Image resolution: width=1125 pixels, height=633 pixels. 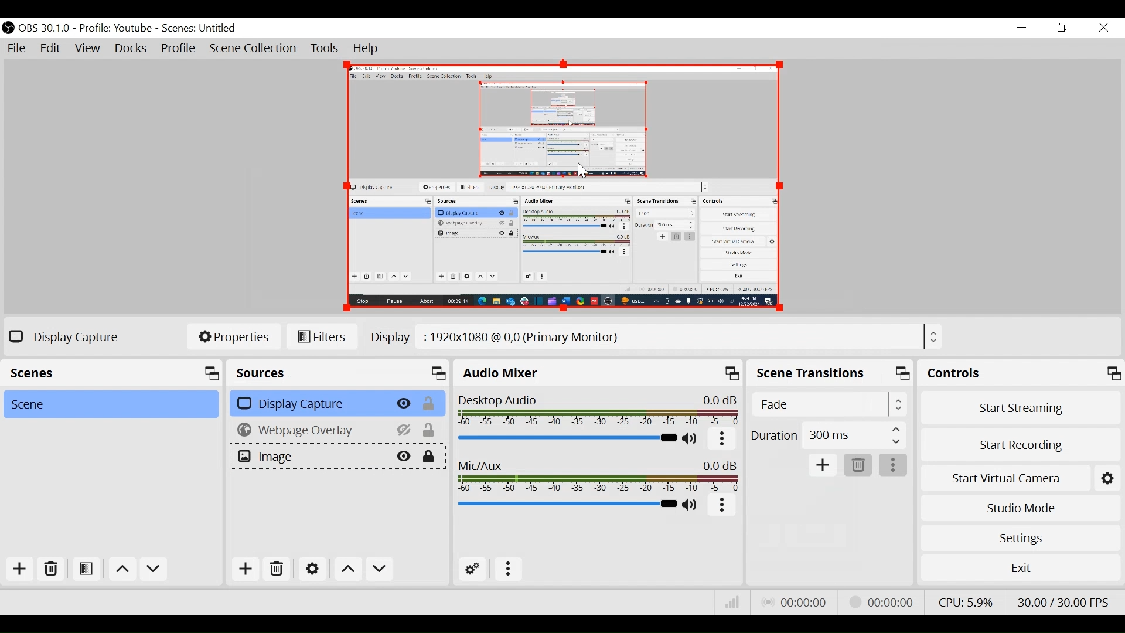 What do you see at coordinates (61, 336) in the screenshot?
I see `No source selected` at bounding box center [61, 336].